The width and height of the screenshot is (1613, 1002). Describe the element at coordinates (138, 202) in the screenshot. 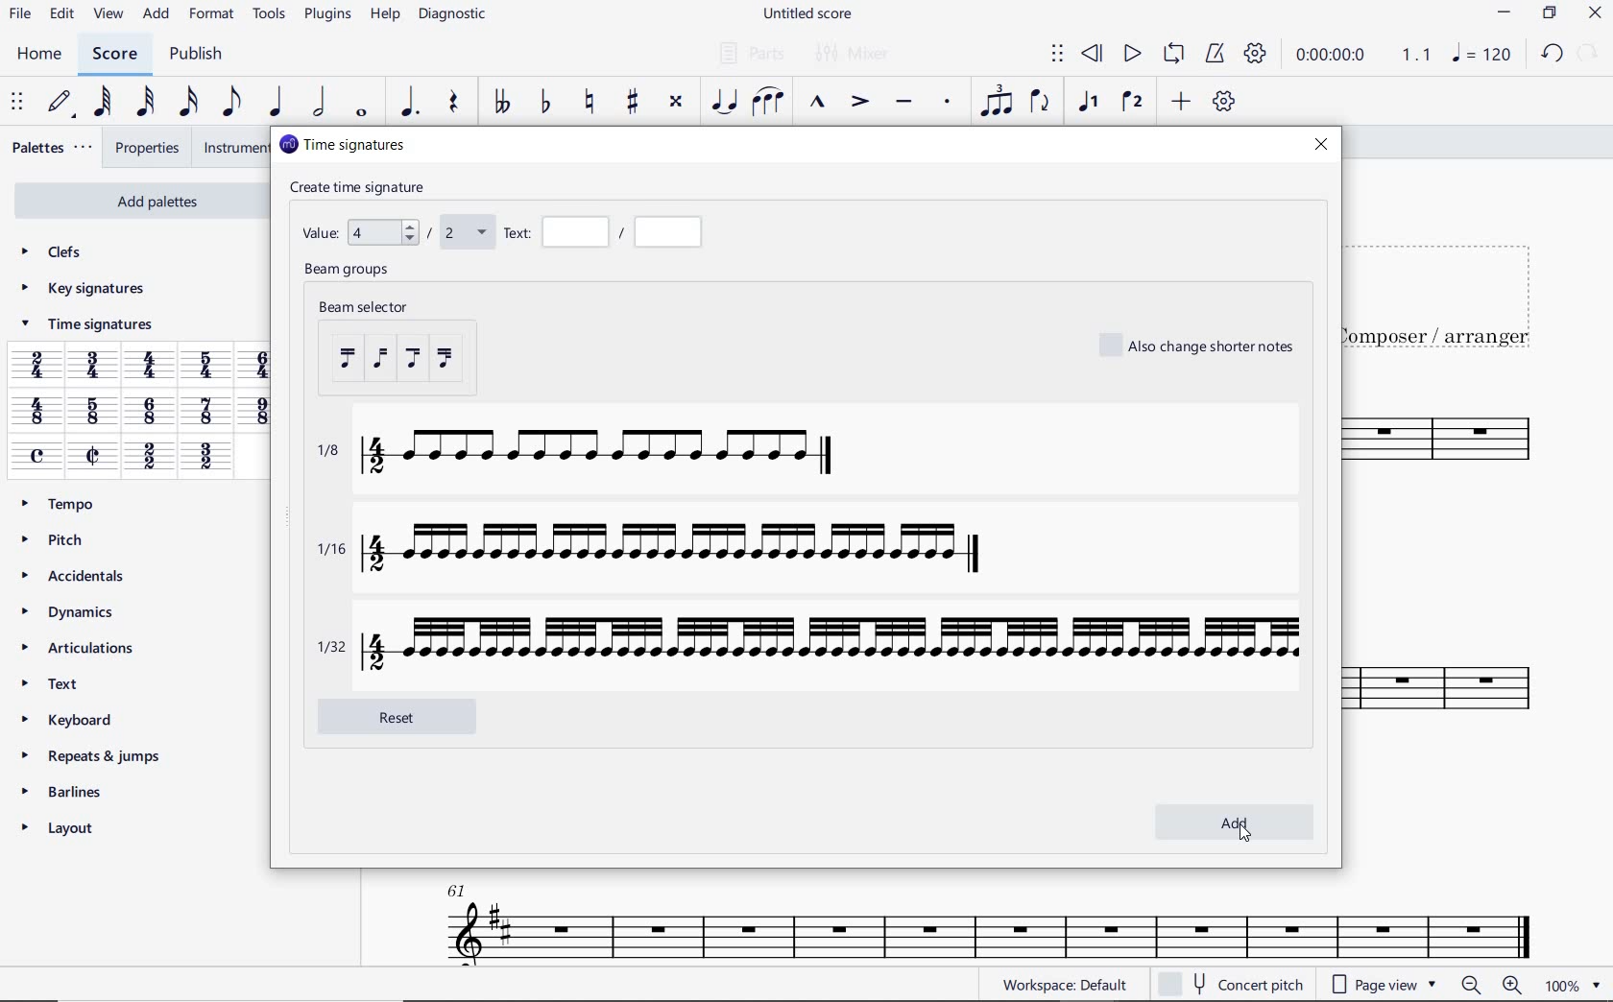

I see `ADD PALETTES` at that location.